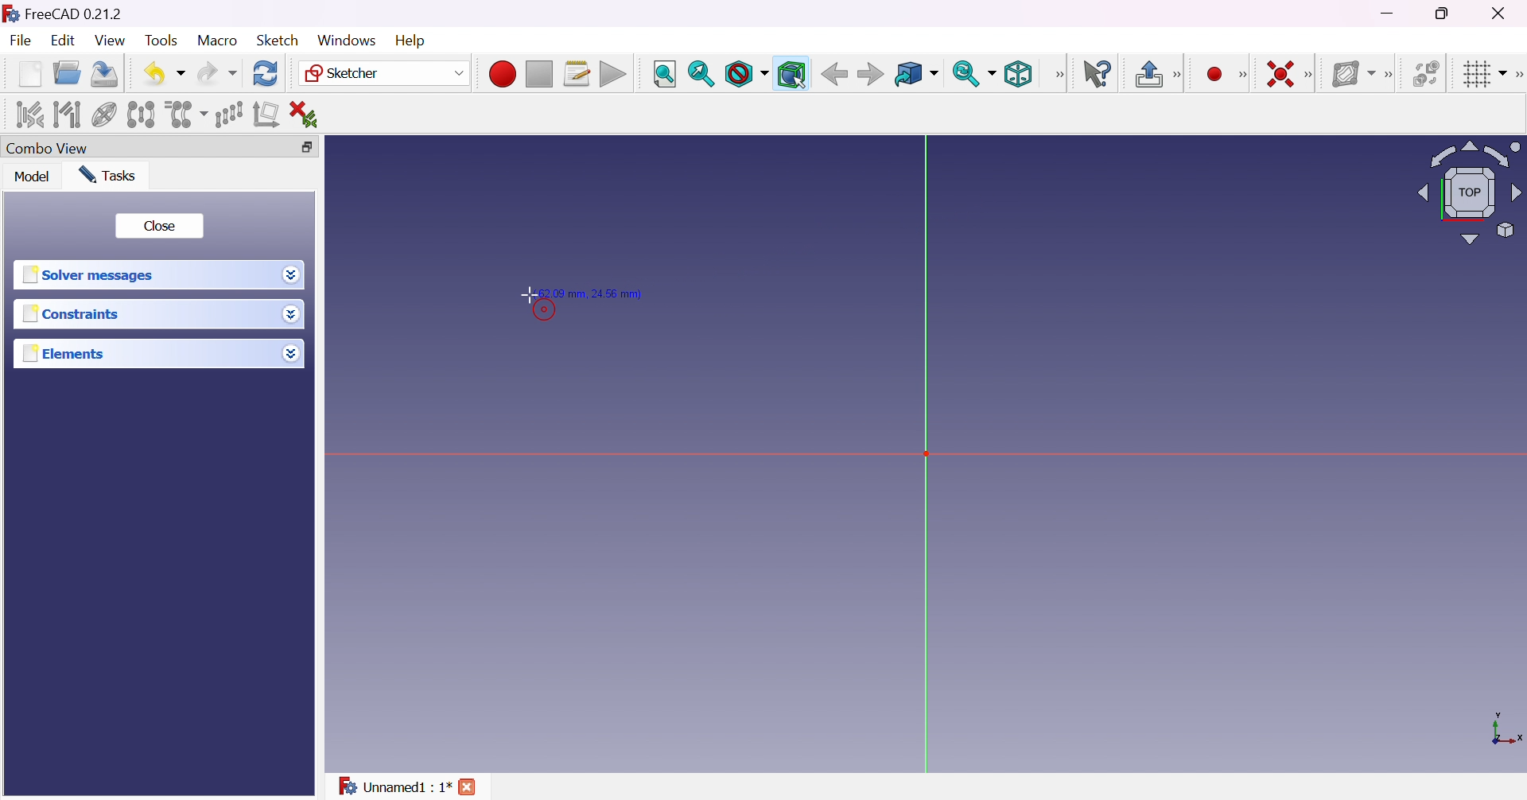  What do you see at coordinates (64, 42) in the screenshot?
I see `Edit` at bounding box center [64, 42].